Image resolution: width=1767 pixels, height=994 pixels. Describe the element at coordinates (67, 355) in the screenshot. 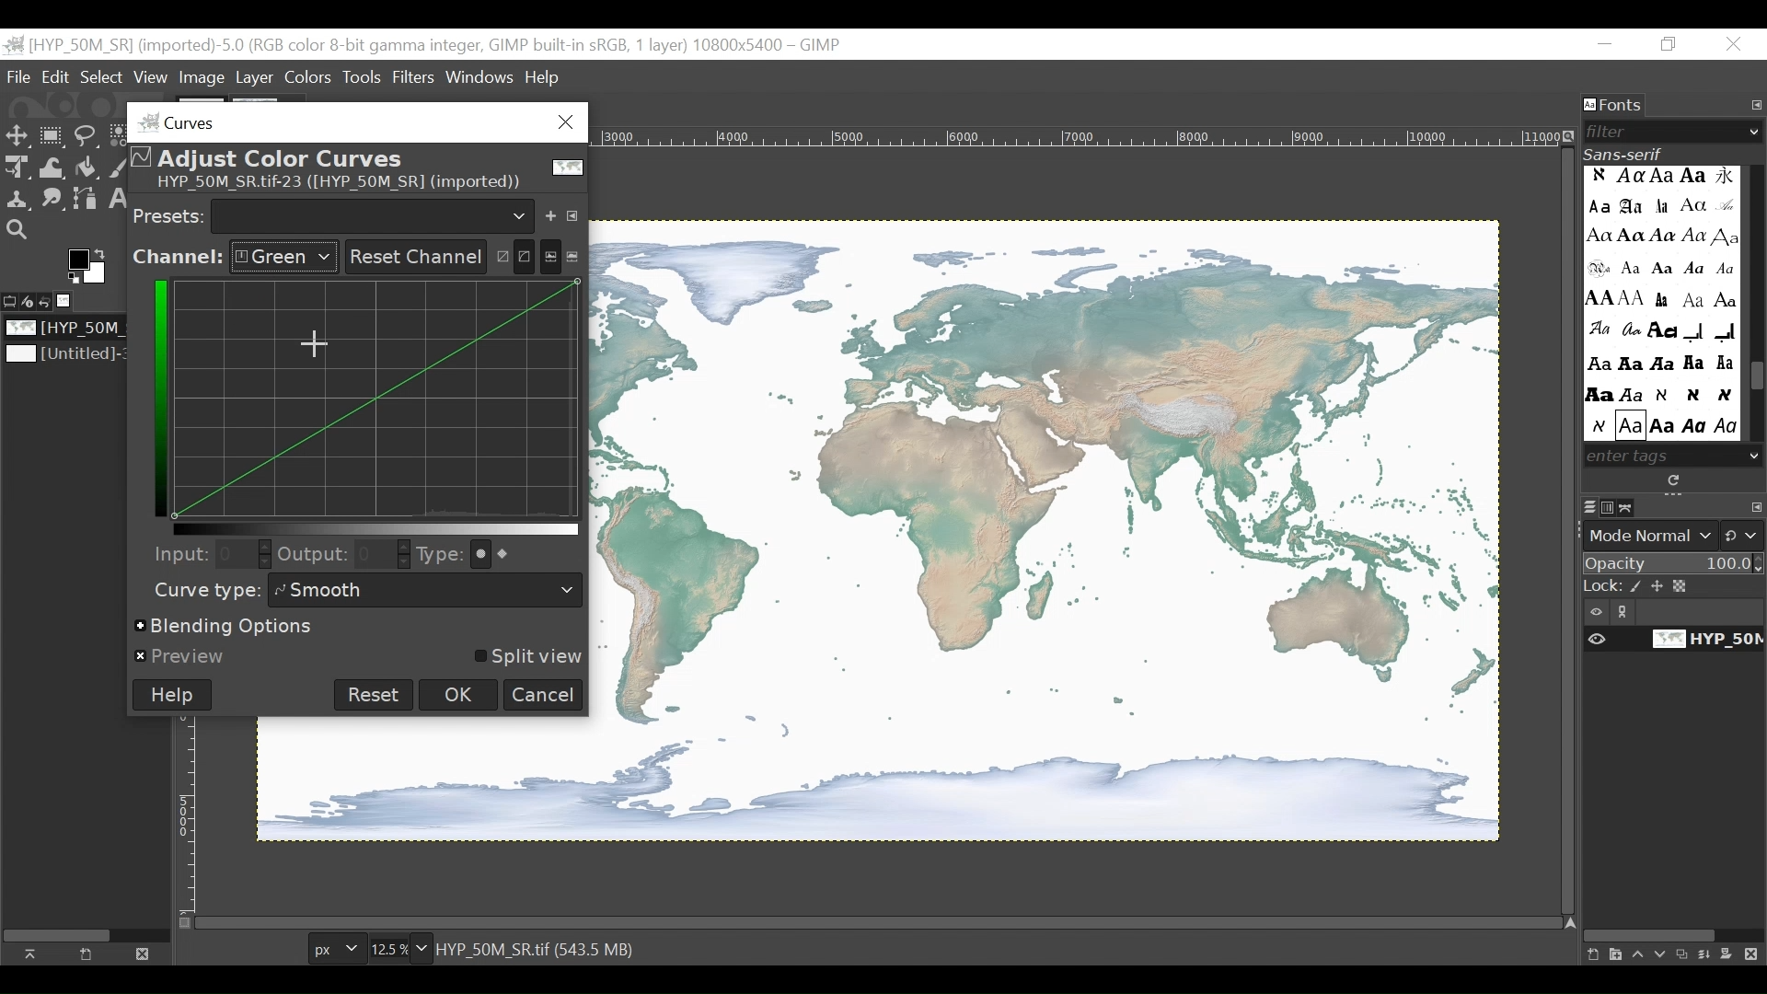

I see `Image` at that location.